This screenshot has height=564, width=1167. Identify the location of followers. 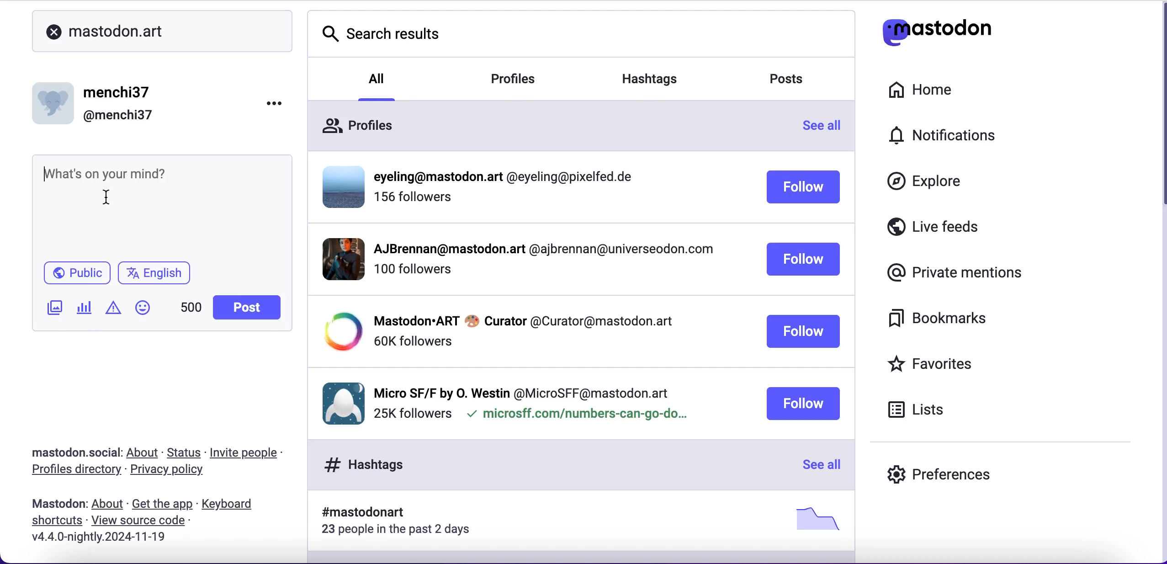
(412, 341).